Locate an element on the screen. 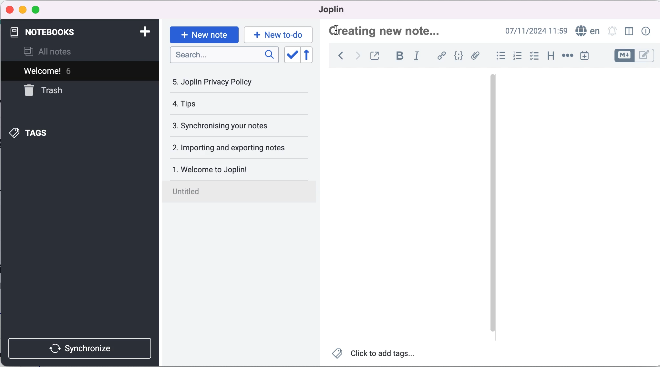 Image resolution: width=660 pixels, height=367 pixels. code is located at coordinates (459, 56).